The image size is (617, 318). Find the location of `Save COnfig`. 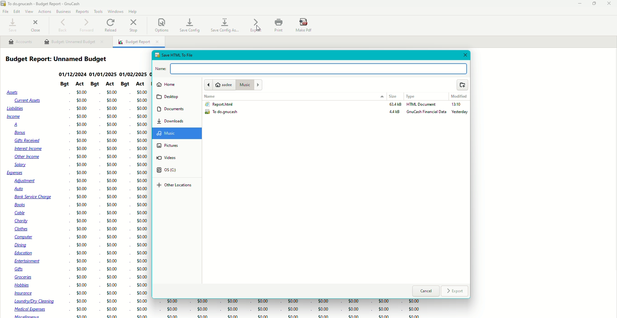

Save COnfig is located at coordinates (189, 25).